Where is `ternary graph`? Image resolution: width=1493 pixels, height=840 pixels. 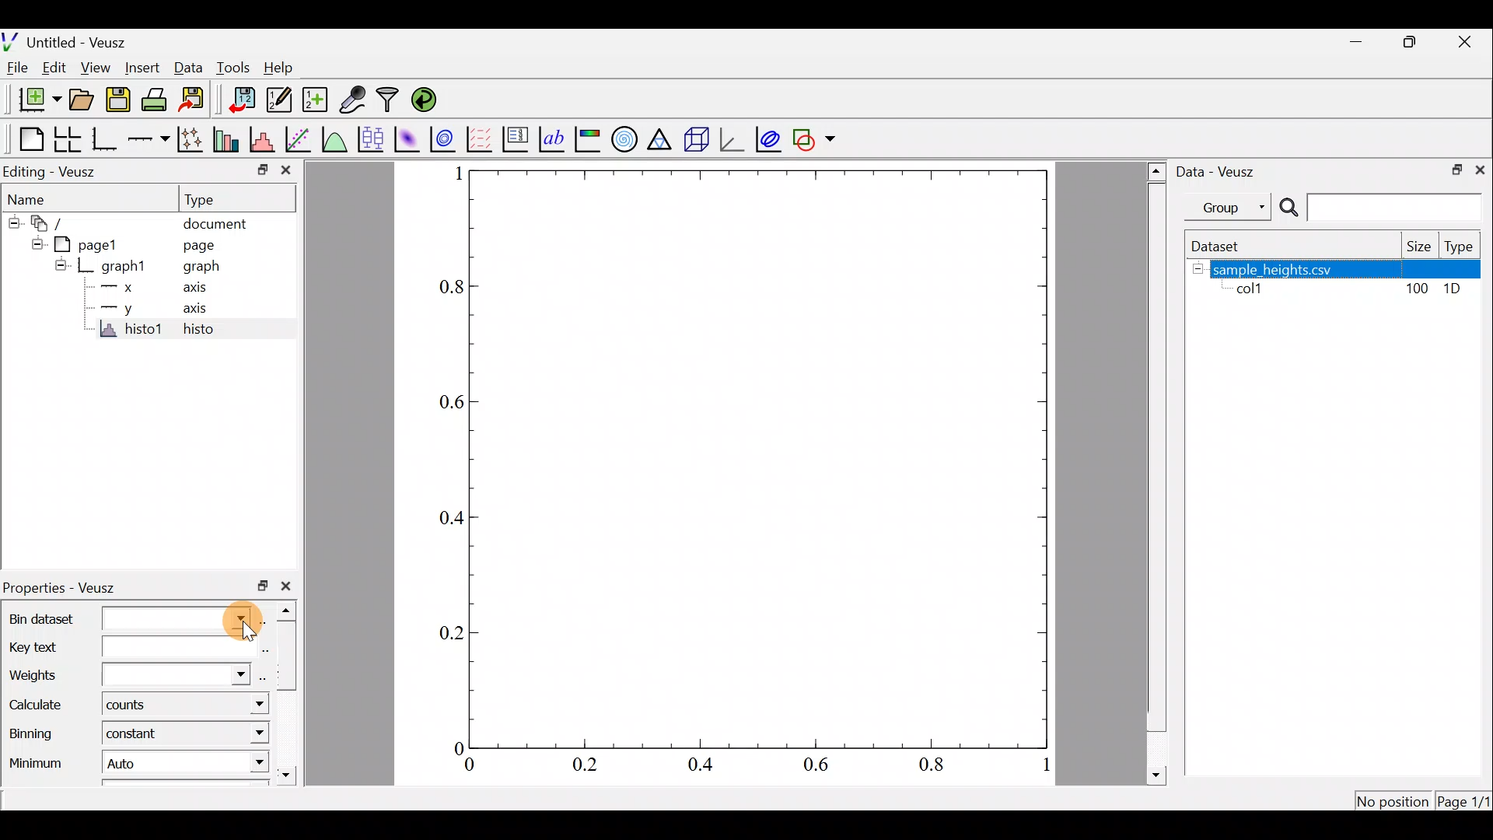 ternary graph is located at coordinates (663, 140).